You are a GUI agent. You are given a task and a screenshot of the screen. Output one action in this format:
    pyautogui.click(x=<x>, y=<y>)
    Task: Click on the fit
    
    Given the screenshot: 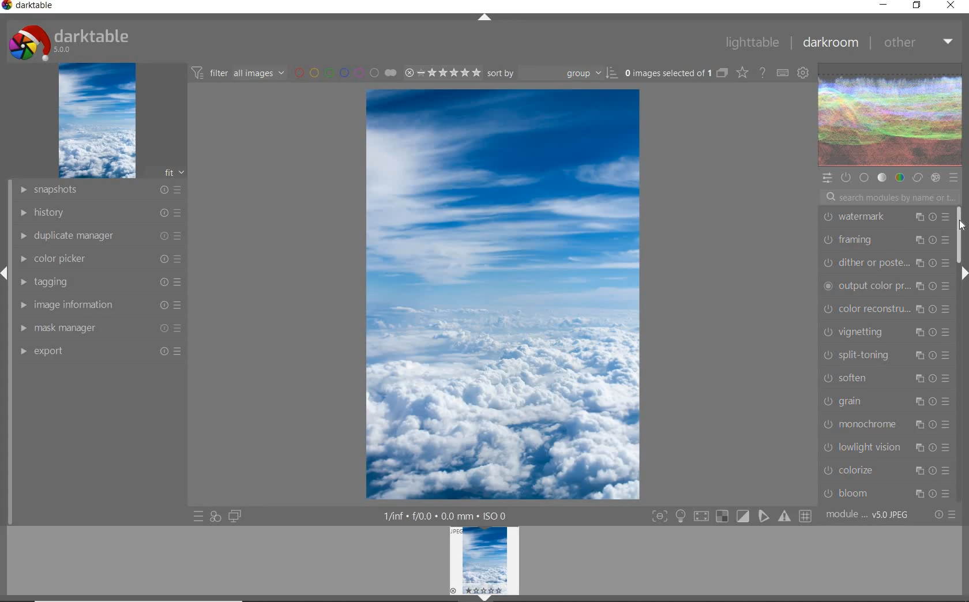 What is the action you would take?
    pyautogui.click(x=167, y=173)
    